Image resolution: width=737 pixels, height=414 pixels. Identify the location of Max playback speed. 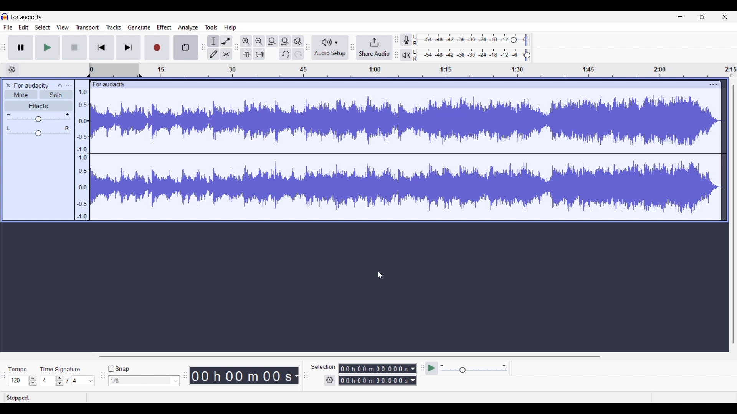
(504, 366).